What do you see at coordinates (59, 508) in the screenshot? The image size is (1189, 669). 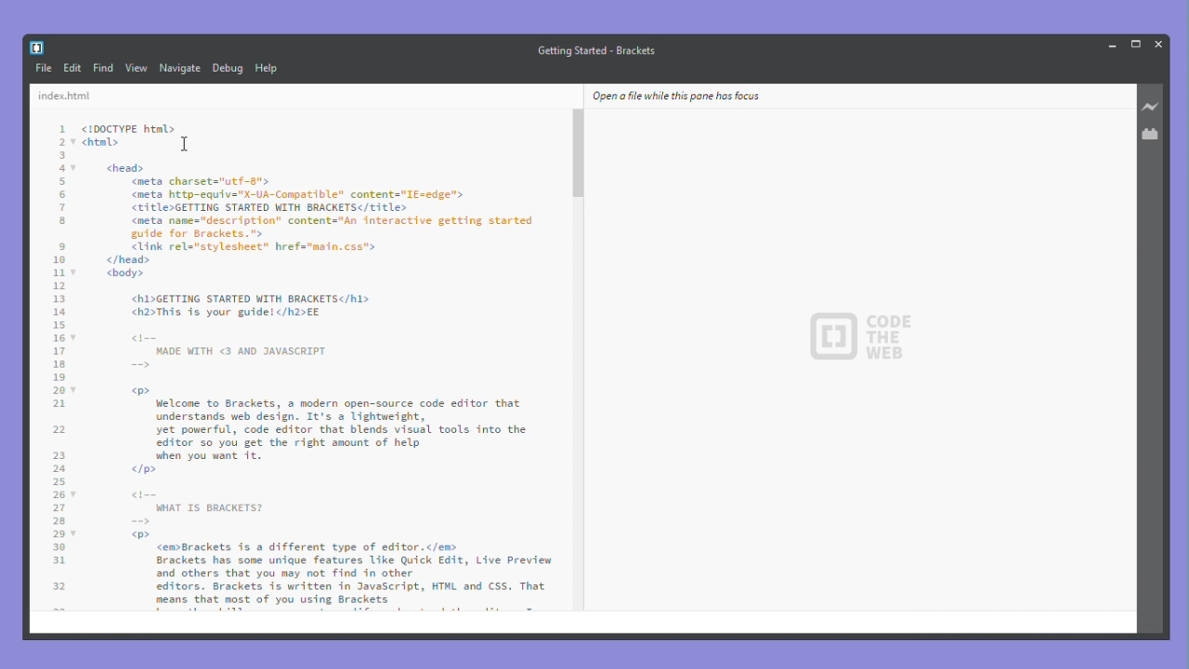 I see `27` at bounding box center [59, 508].